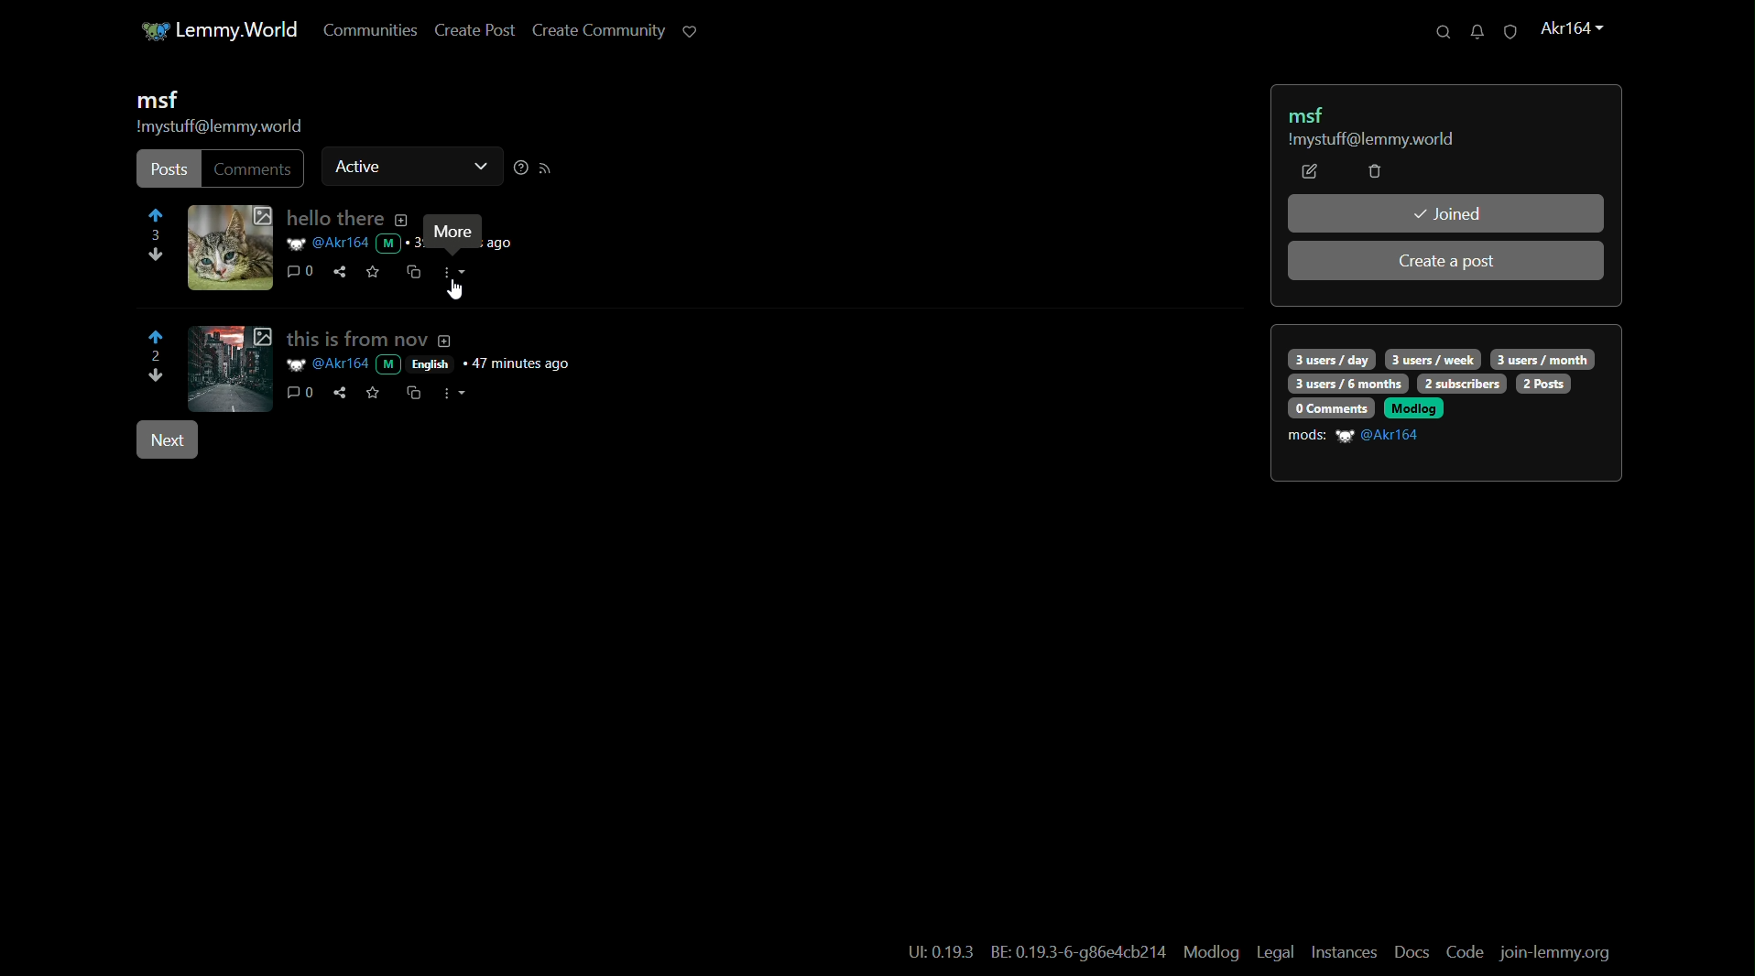 The height and width of the screenshot is (976, 1755). Describe the element at coordinates (1448, 262) in the screenshot. I see `create a post` at that location.